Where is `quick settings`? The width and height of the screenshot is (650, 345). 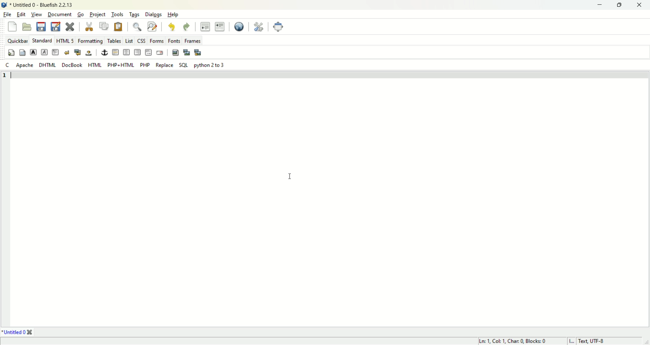 quick settings is located at coordinates (12, 53).